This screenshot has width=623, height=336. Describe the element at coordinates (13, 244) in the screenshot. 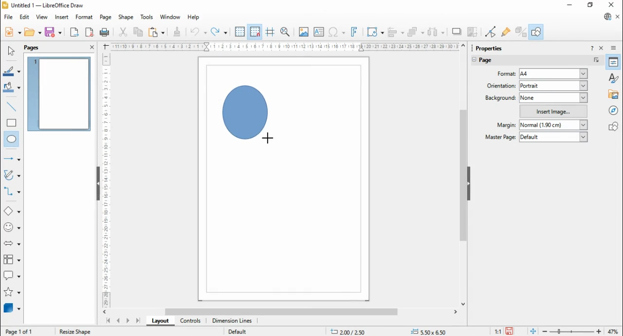

I see `block arrows` at that location.